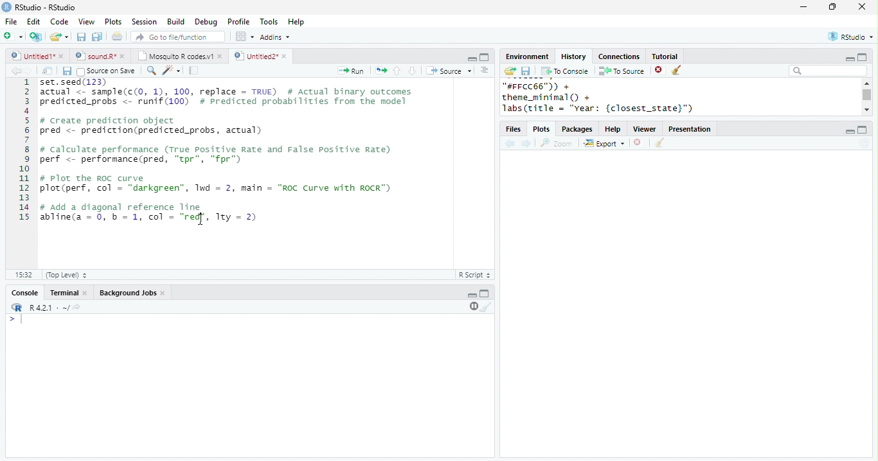 The width and height of the screenshot is (878, 461). Describe the element at coordinates (62, 56) in the screenshot. I see `close` at that location.